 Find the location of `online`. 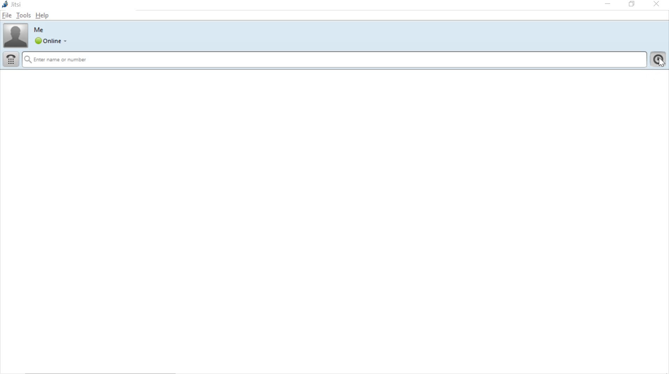

online is located at coordinates (50, 41).